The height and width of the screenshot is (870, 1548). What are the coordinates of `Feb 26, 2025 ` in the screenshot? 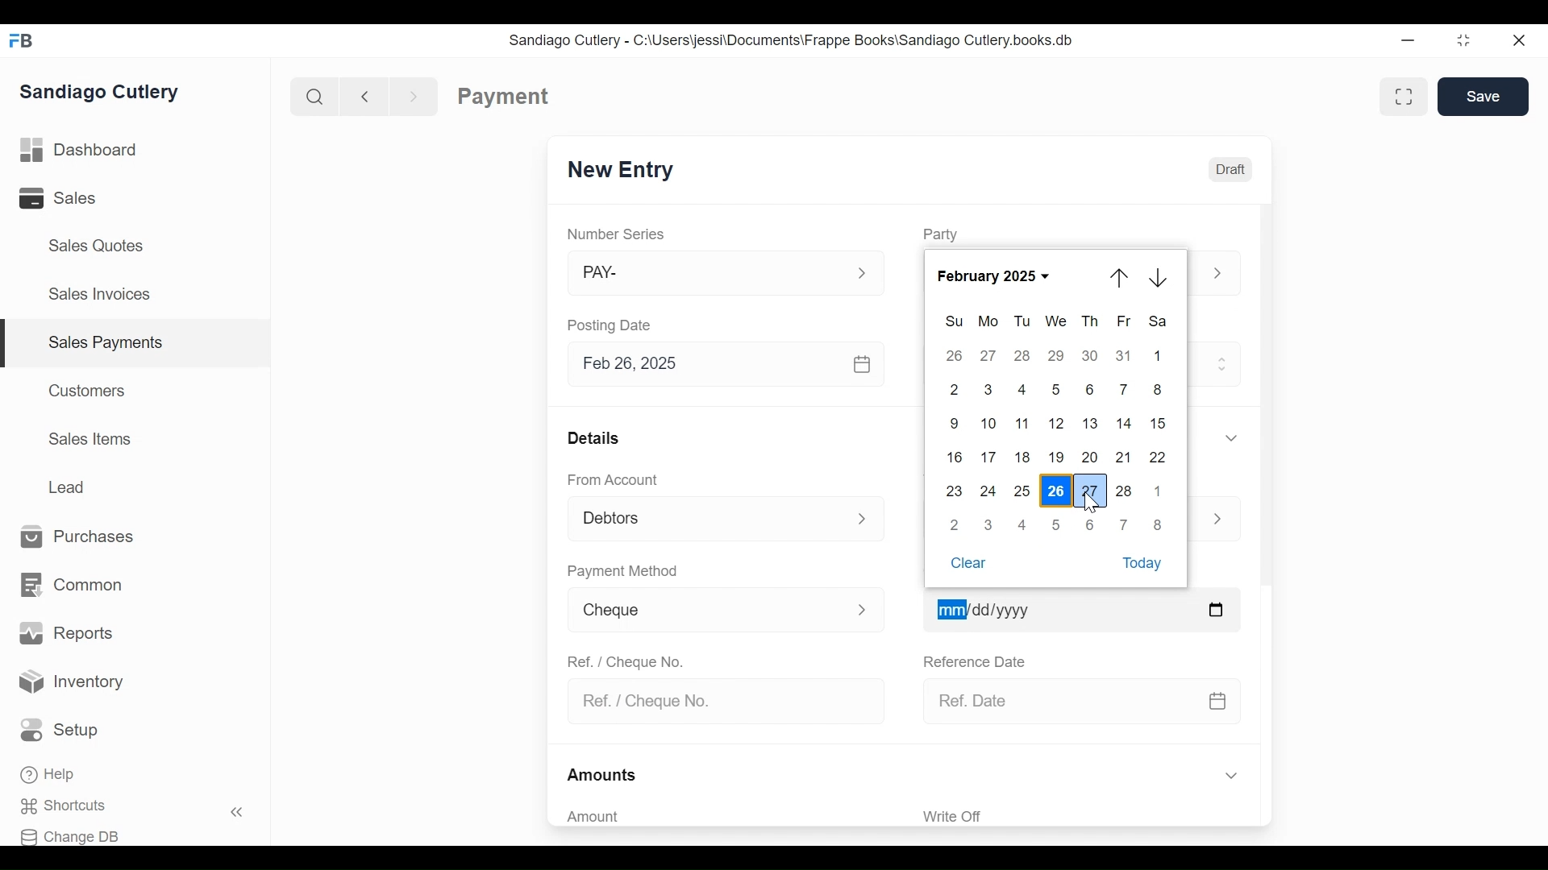 It's located at (706, 364).